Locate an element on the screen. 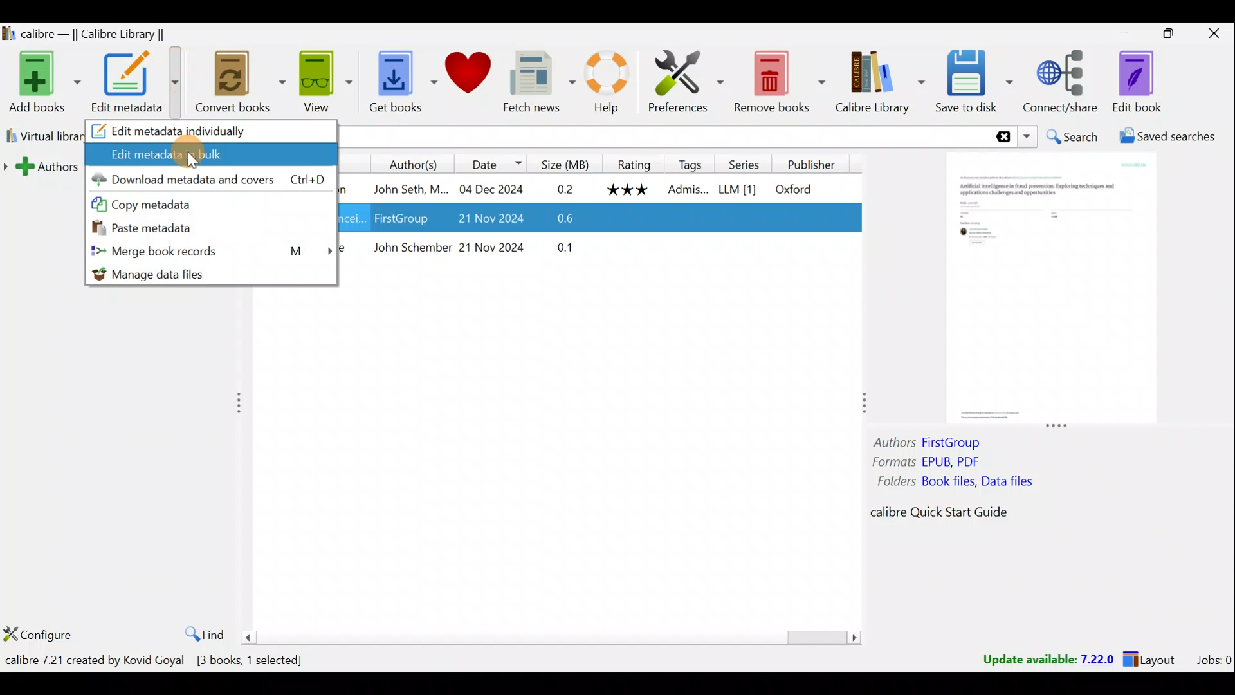  Edit book is located at coordinates (1137, 81).